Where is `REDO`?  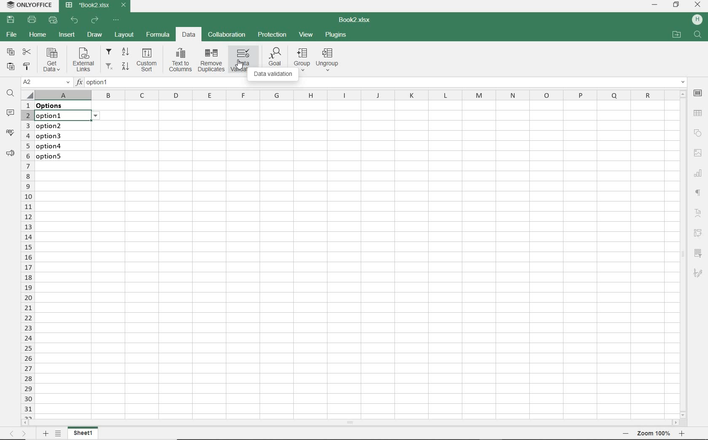 REDO is located at coordinates (95, 20).